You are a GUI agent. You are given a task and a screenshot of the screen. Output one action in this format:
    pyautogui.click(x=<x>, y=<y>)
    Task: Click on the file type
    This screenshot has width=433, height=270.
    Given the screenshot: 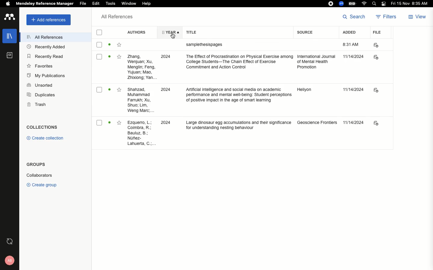 What is the action you would take?
    pyautogui.click(x=380, y=45)
    